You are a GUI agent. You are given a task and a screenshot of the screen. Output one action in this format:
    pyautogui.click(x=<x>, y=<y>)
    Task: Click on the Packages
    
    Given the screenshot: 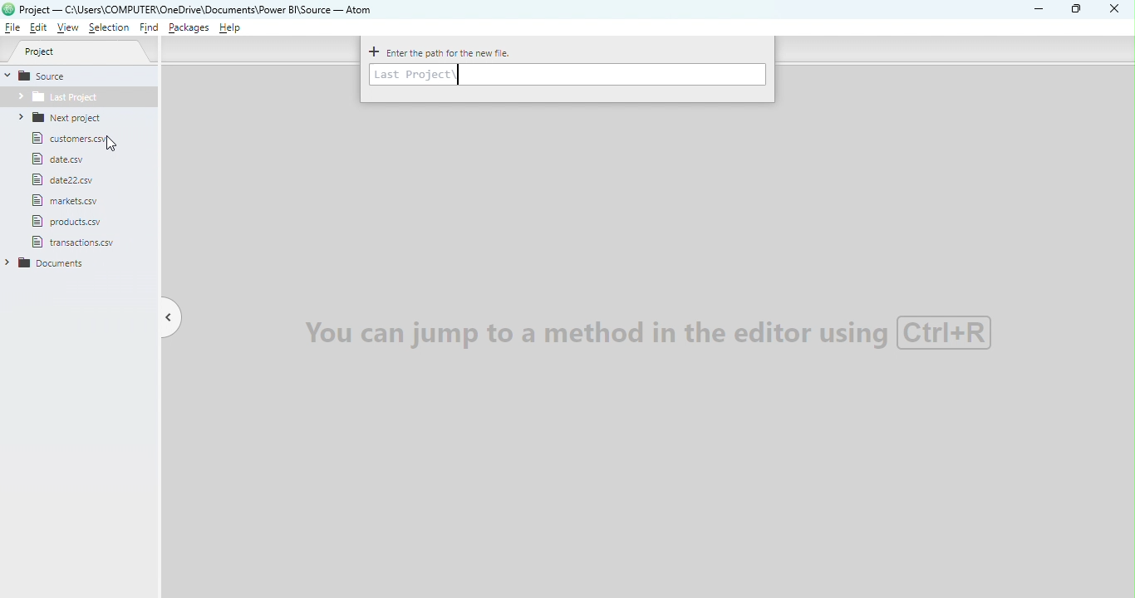 What is the action you would take?
    pyautogui.click(x=190, y=27)
    